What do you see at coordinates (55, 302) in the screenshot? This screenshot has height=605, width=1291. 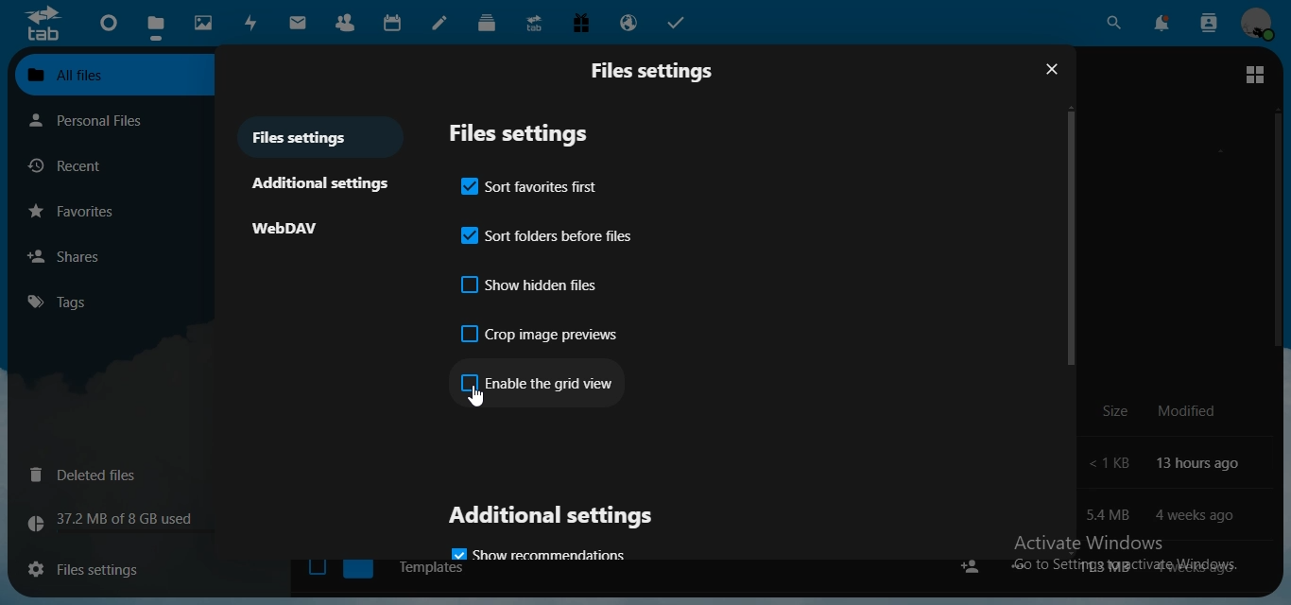 I see `tags` at bounding box center [55, 302].